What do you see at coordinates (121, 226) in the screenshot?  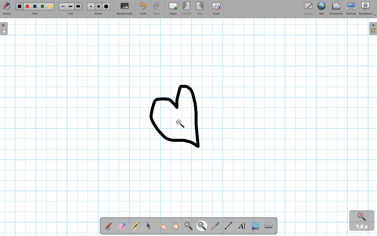 I see `Eraser` at bounding box center [121, 226].